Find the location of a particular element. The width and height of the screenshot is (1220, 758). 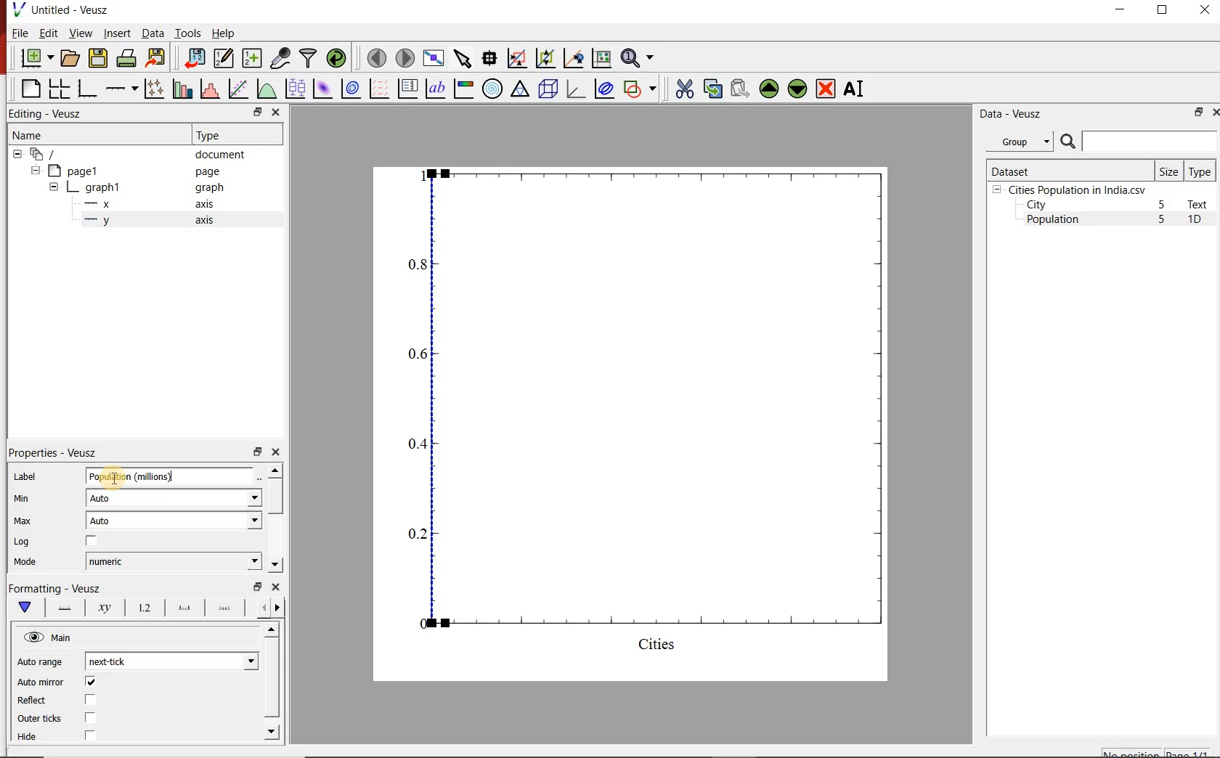

click to zoom out of graph axes is located at coordinates (543, 60).